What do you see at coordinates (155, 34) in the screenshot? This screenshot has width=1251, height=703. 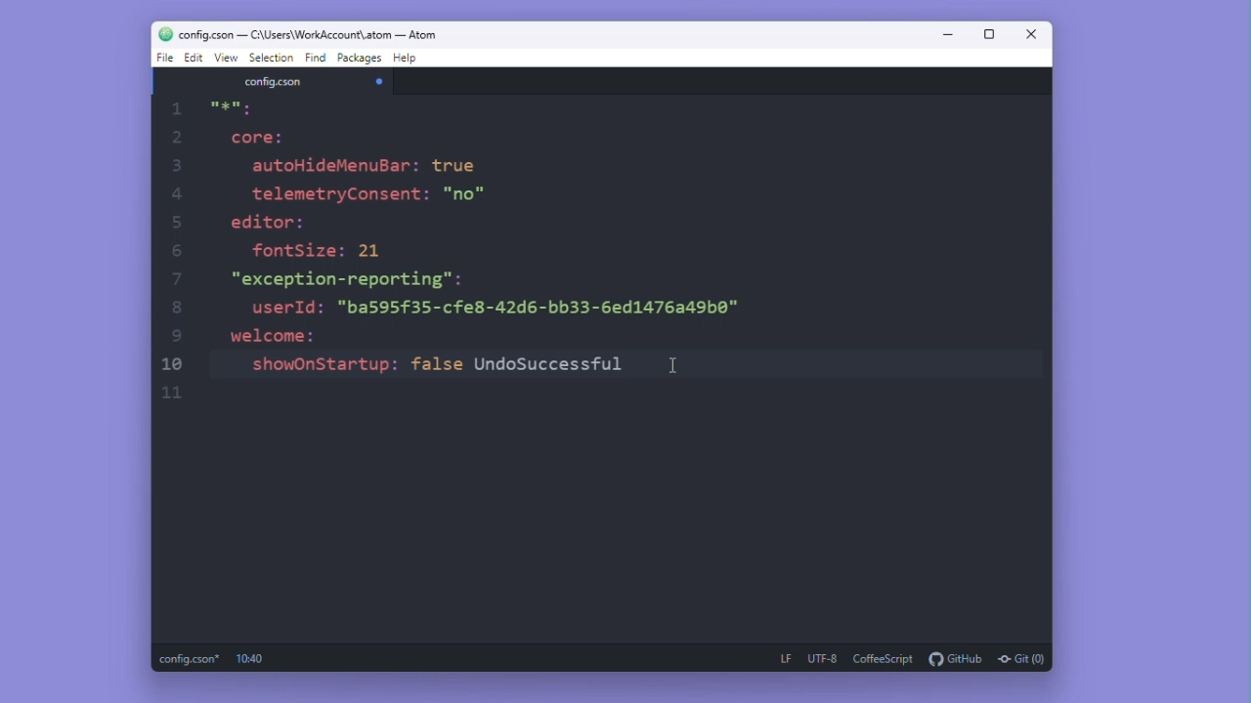 I see `logo` at bounding box center [155, 34].